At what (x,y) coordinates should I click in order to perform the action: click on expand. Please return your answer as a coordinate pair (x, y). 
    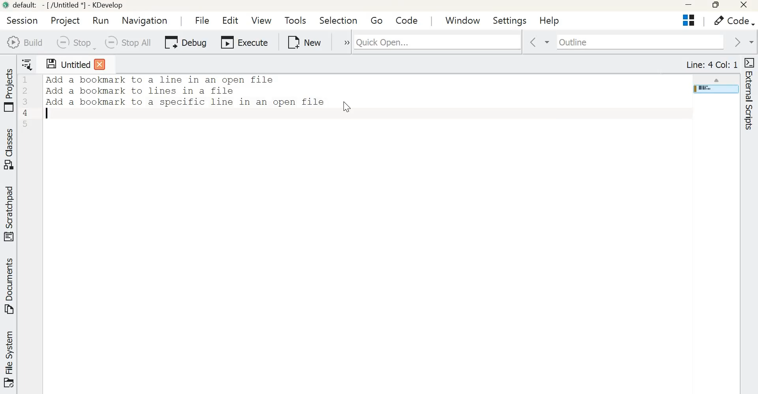
    Looking at the image, I should click on (342, 41).